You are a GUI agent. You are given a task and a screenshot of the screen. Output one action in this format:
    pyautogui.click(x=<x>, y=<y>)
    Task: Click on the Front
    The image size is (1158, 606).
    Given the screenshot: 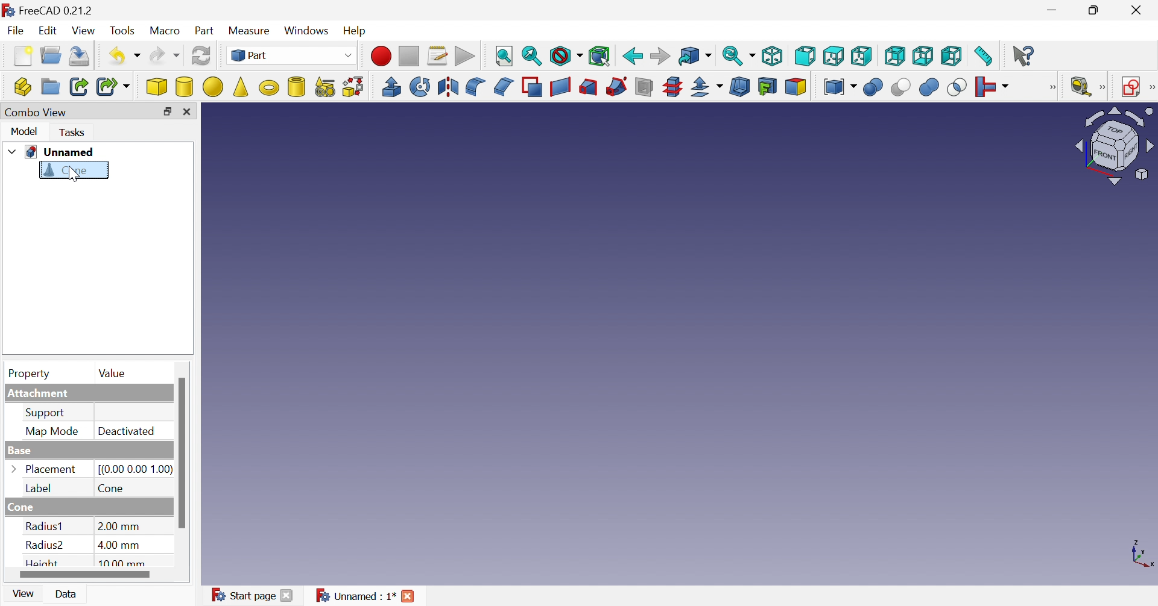 What is the action you would take?
    pyautogui.click(x=805, y=55)
    